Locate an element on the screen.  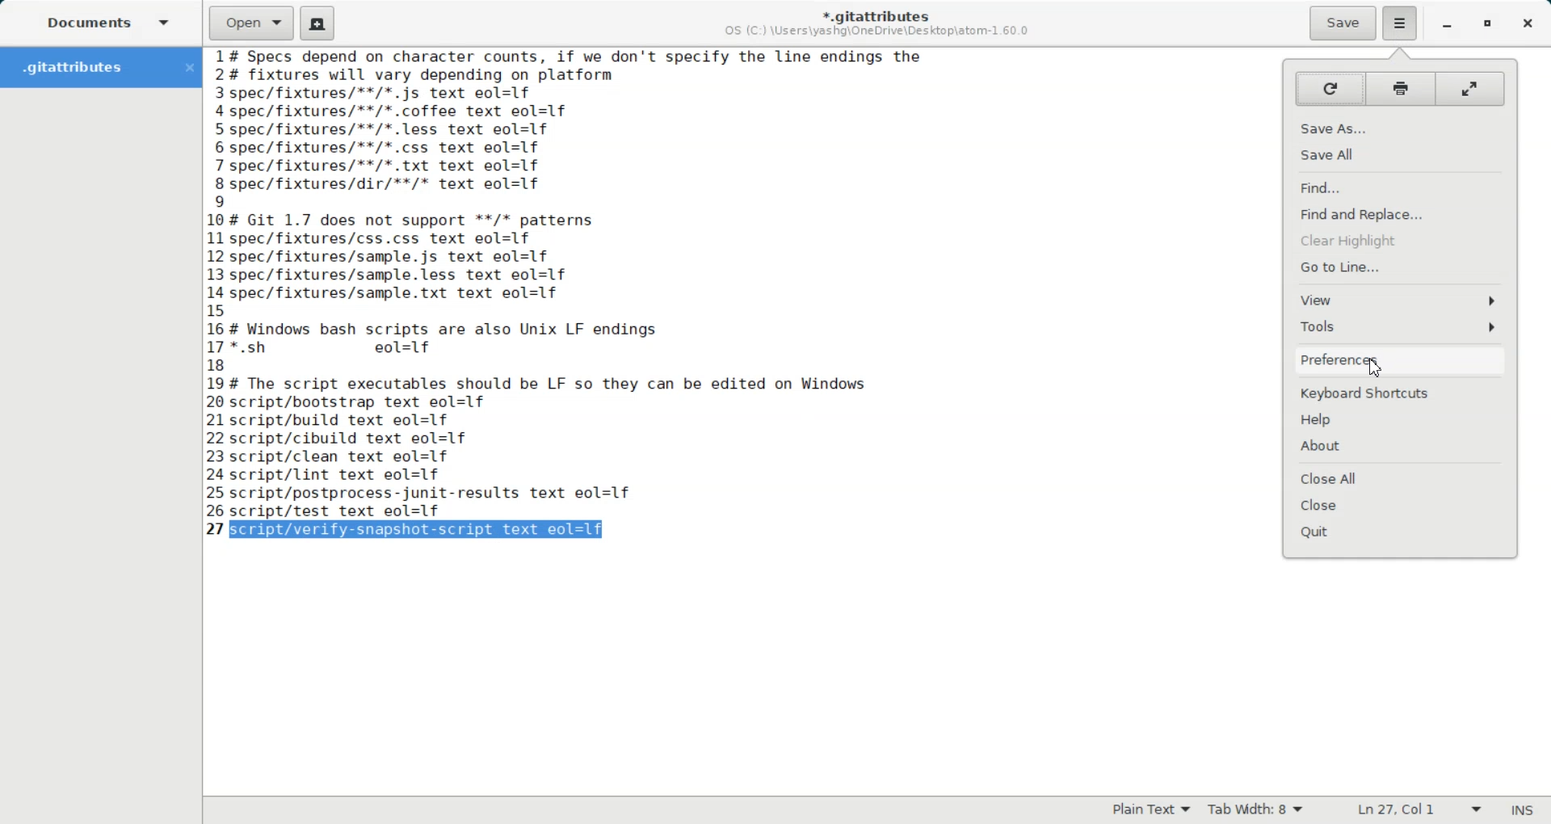
Find and Replace is located at coordinates (1401, 213).